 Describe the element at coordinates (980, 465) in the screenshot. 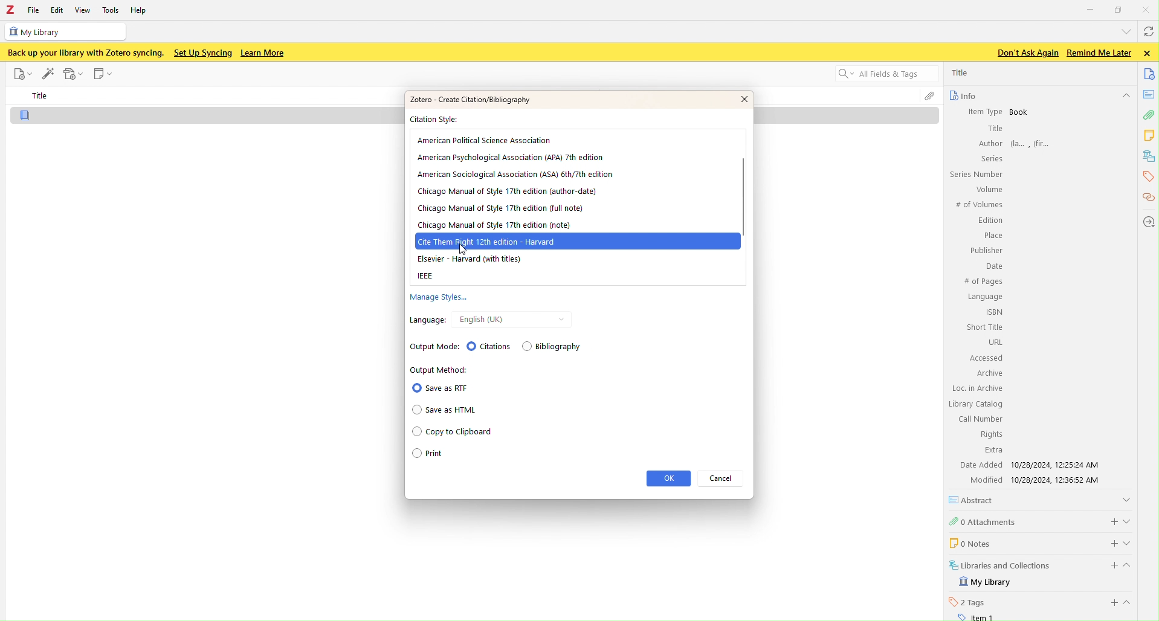

I see `Date Added` at that location.